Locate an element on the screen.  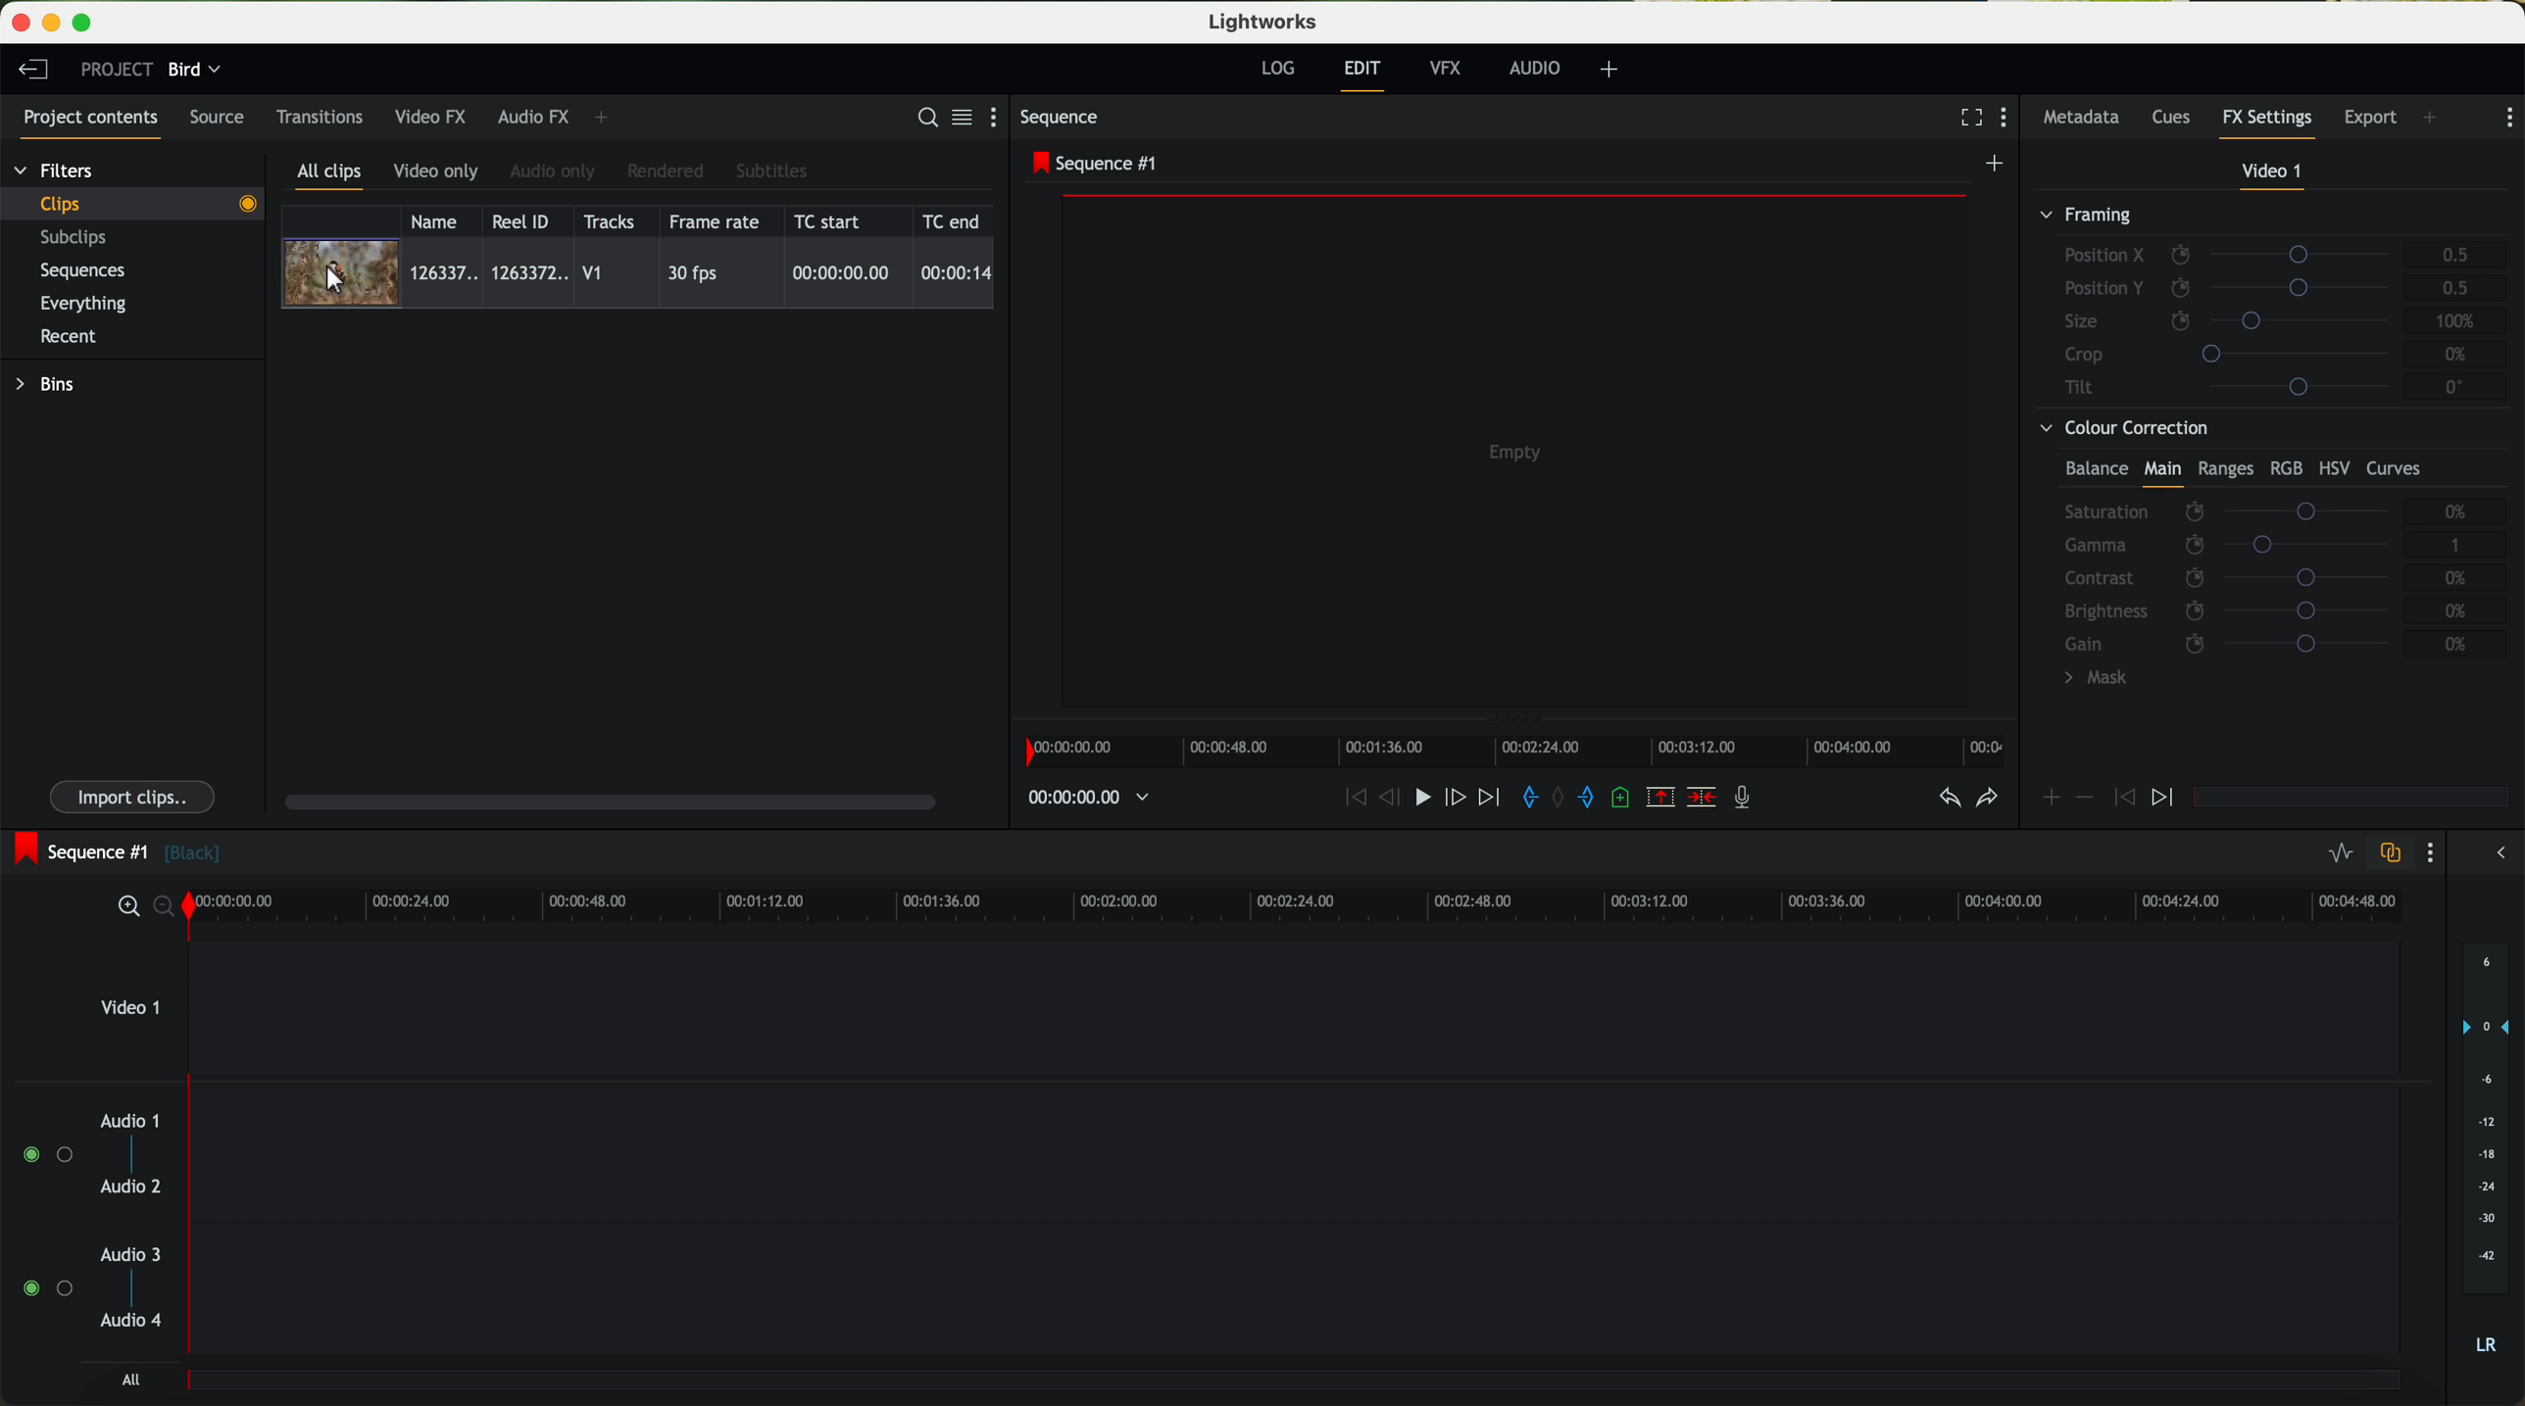
rendered is located at coordinates (667, 172).